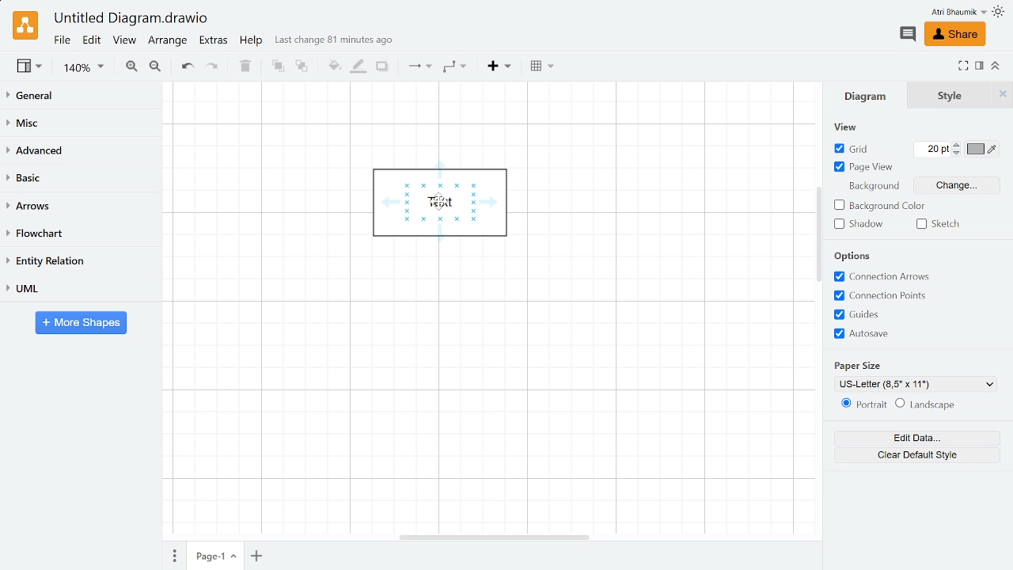  Describe the element at coordinates (952, 35) in the screenshot. I see `Share` at that location.